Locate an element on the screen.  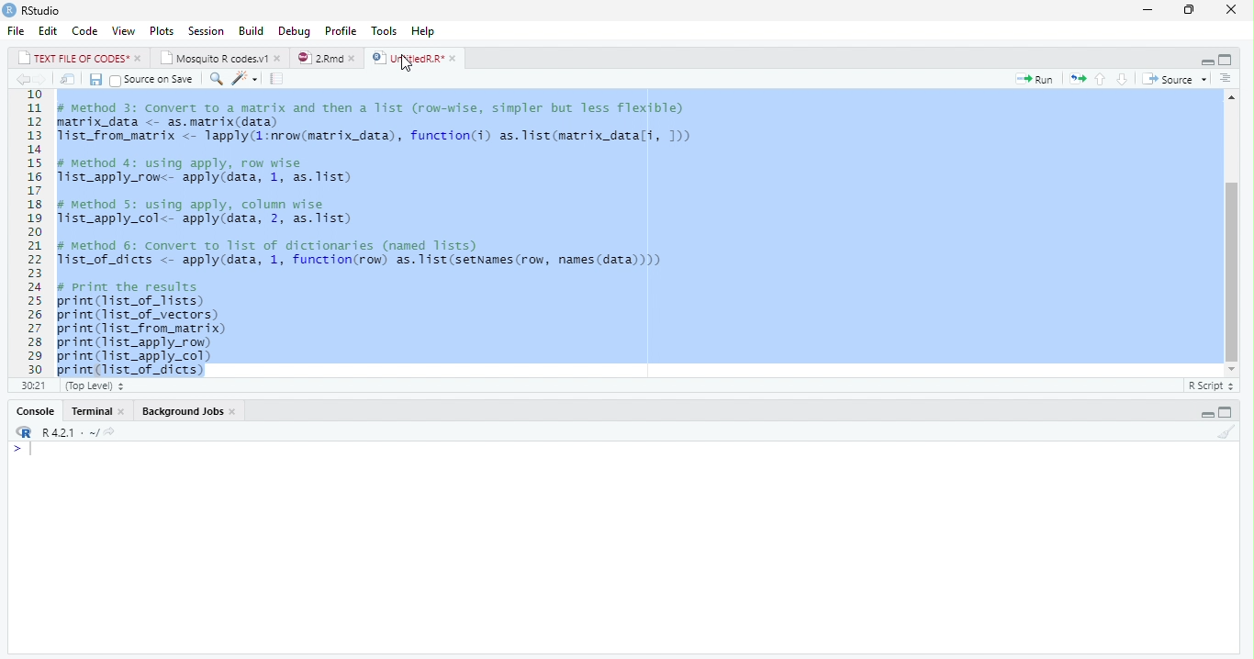
Go to previous location is located at coordinates (21, 81).